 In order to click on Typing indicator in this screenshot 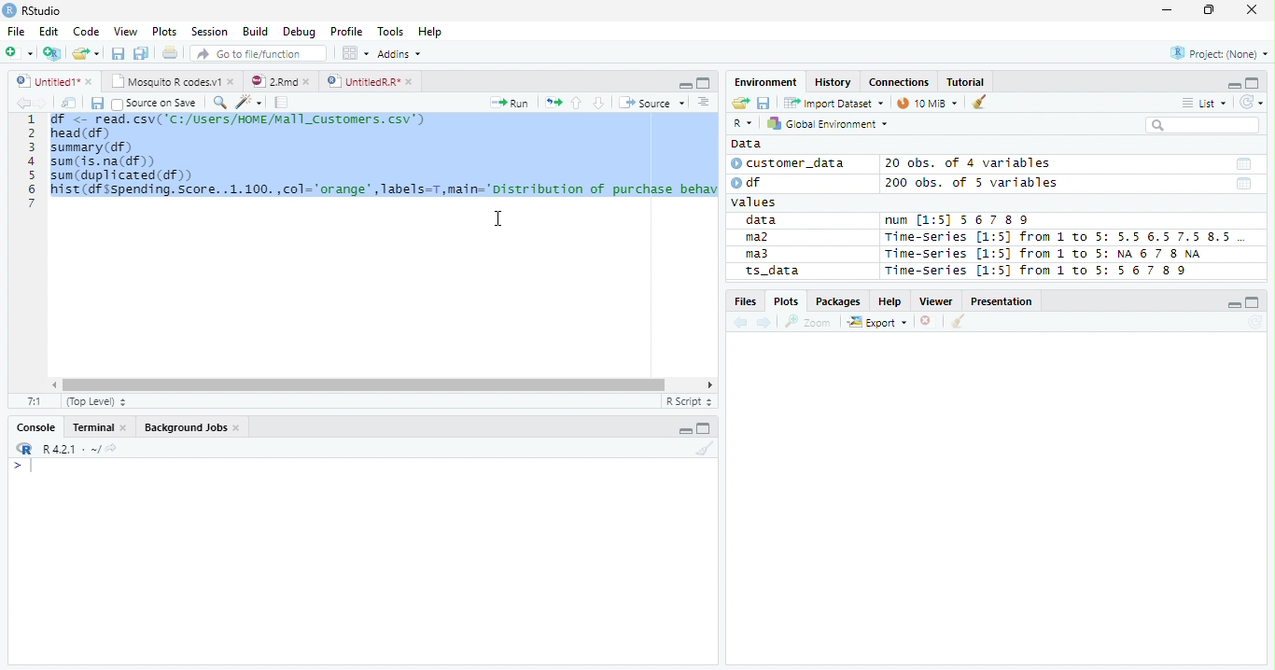, I will do `click(31, 467)`.